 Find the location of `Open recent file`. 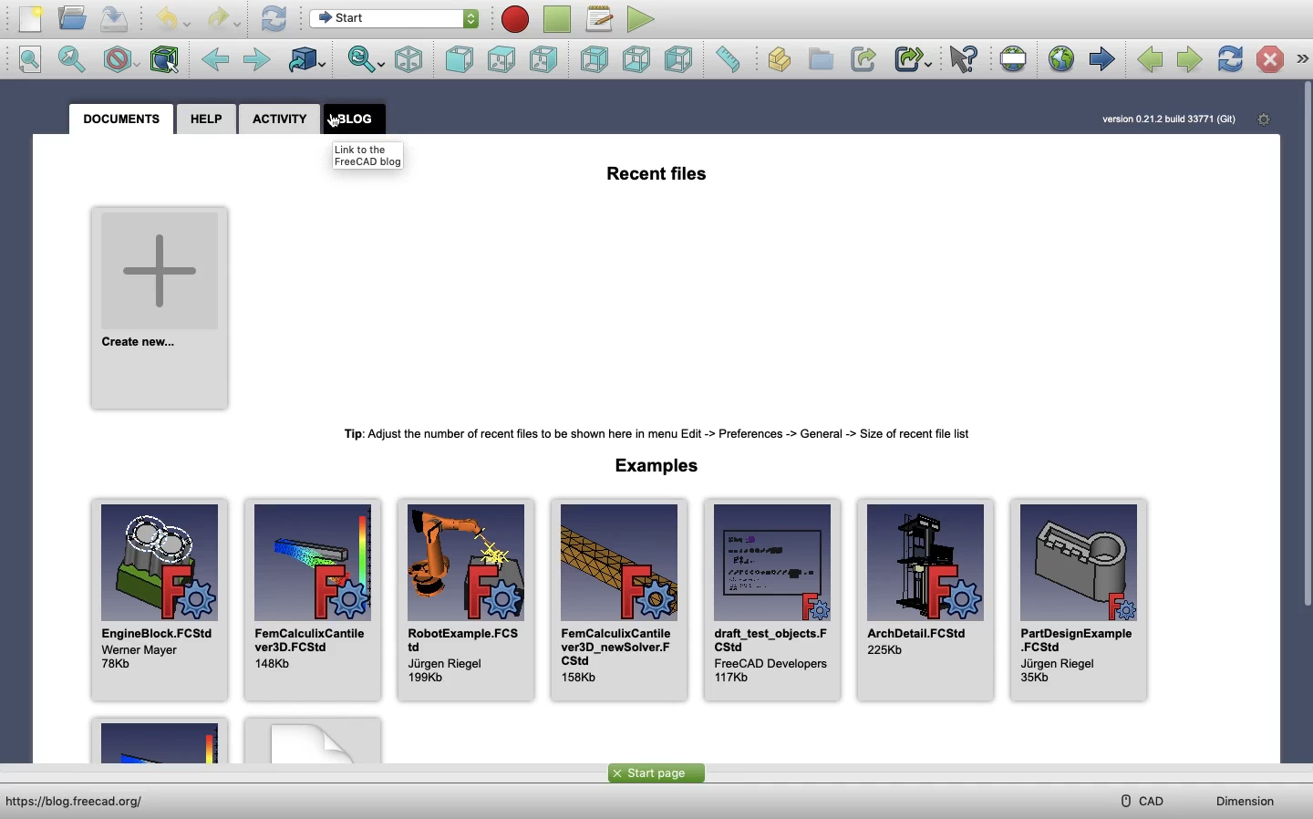

Open recent file is located at coordinates (314, 738).